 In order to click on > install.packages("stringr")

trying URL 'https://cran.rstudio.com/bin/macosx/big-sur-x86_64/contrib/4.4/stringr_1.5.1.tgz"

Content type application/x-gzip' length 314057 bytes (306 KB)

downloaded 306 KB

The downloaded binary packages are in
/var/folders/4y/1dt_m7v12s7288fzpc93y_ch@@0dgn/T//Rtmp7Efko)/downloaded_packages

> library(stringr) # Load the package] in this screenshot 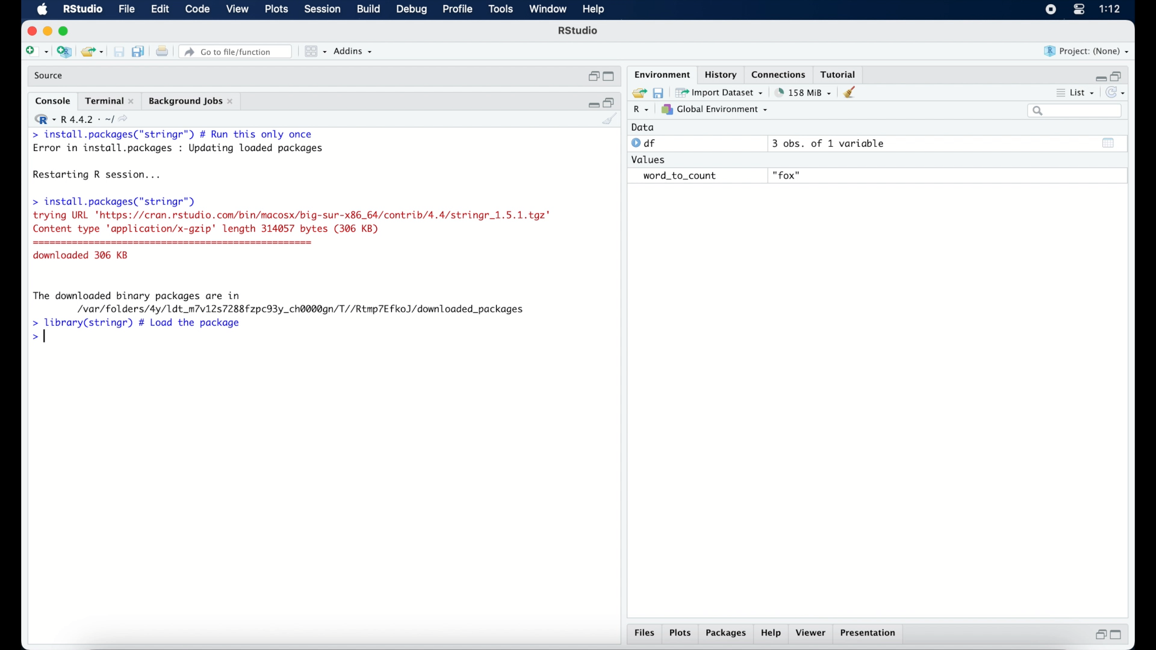, I will do `click(291, 262)`.